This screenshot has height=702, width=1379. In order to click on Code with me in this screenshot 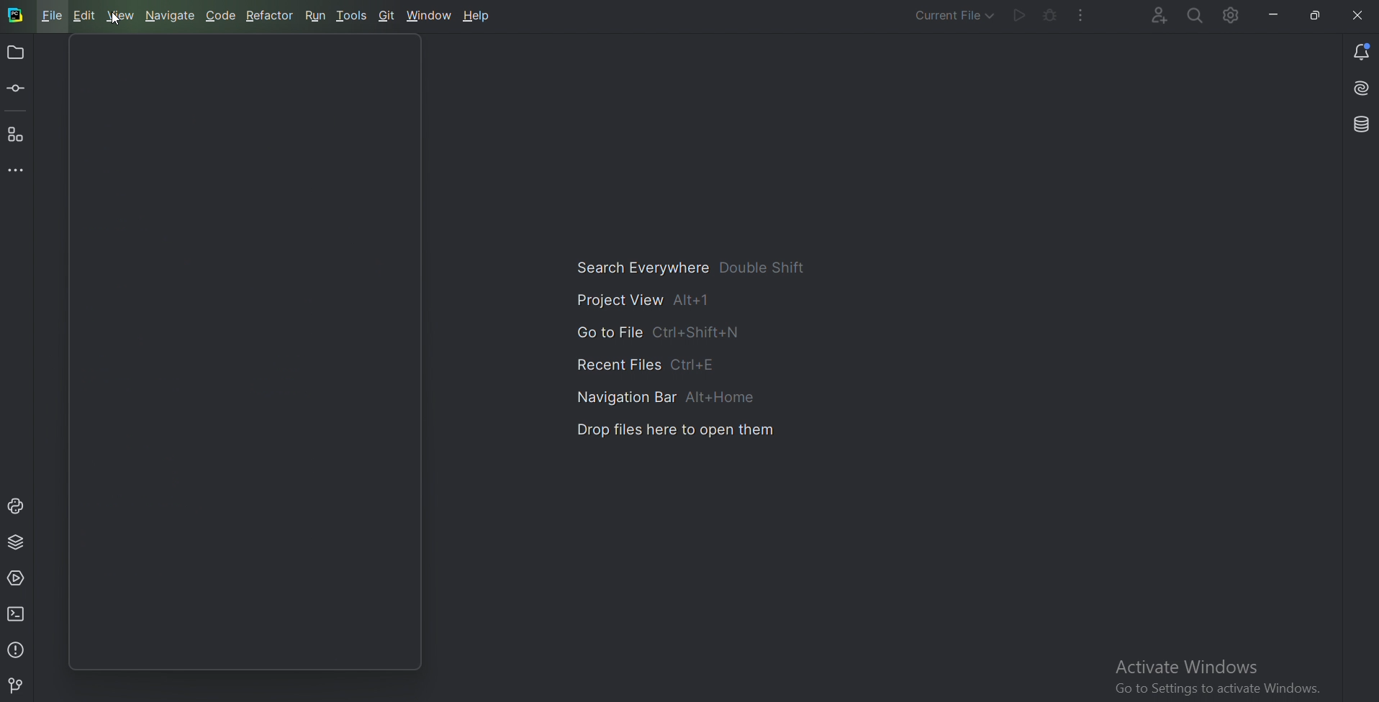, I will do `click(1149, 16)`.